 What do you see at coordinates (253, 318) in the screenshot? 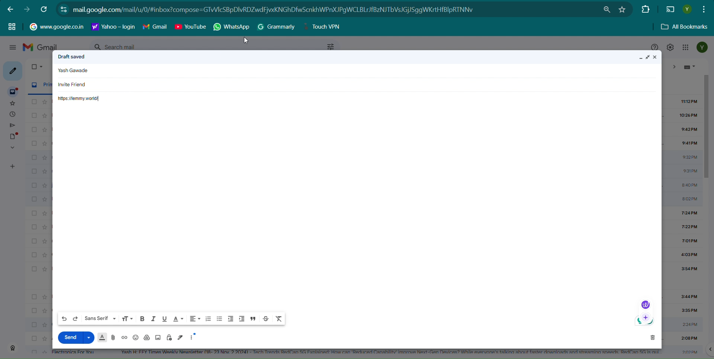
I see `Quote` at bounding box center [253, 318].